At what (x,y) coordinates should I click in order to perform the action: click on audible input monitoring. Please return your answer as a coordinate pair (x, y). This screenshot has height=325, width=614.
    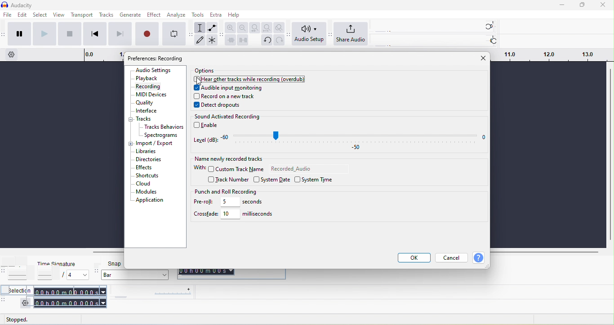
    Looking at the image, I should click on (230, 88).